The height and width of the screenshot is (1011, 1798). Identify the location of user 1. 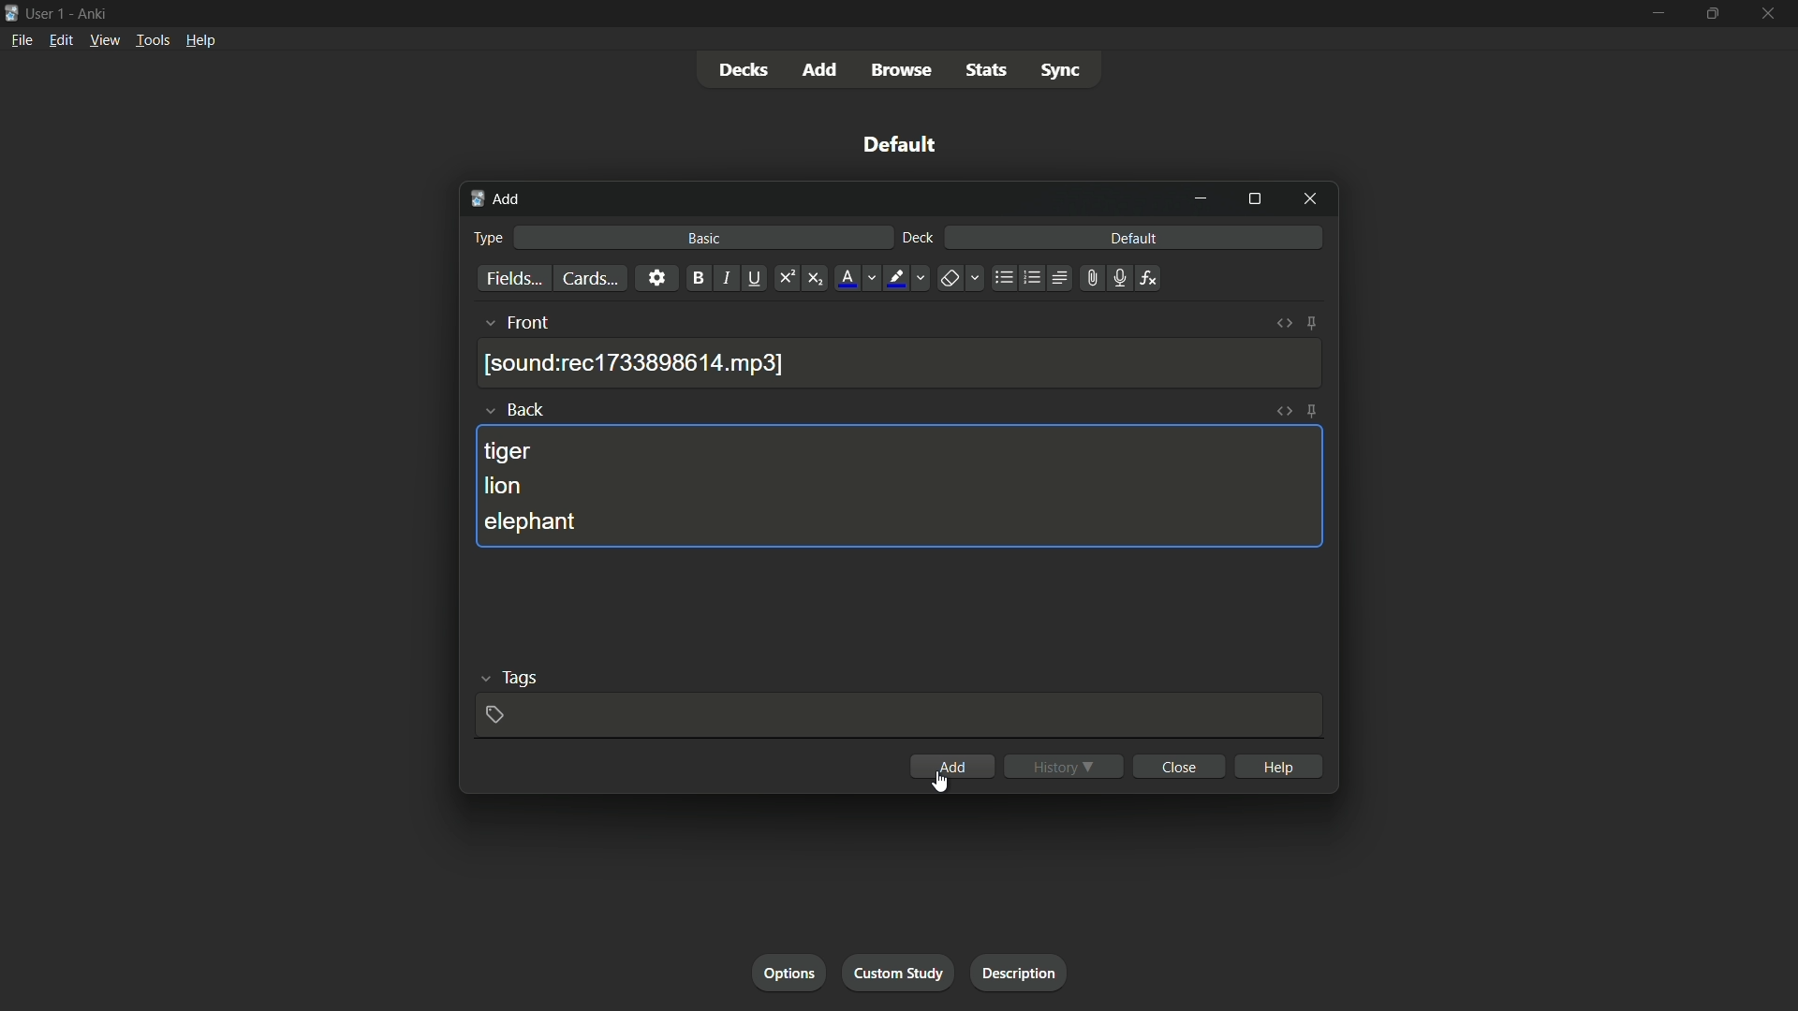
(47, 12).